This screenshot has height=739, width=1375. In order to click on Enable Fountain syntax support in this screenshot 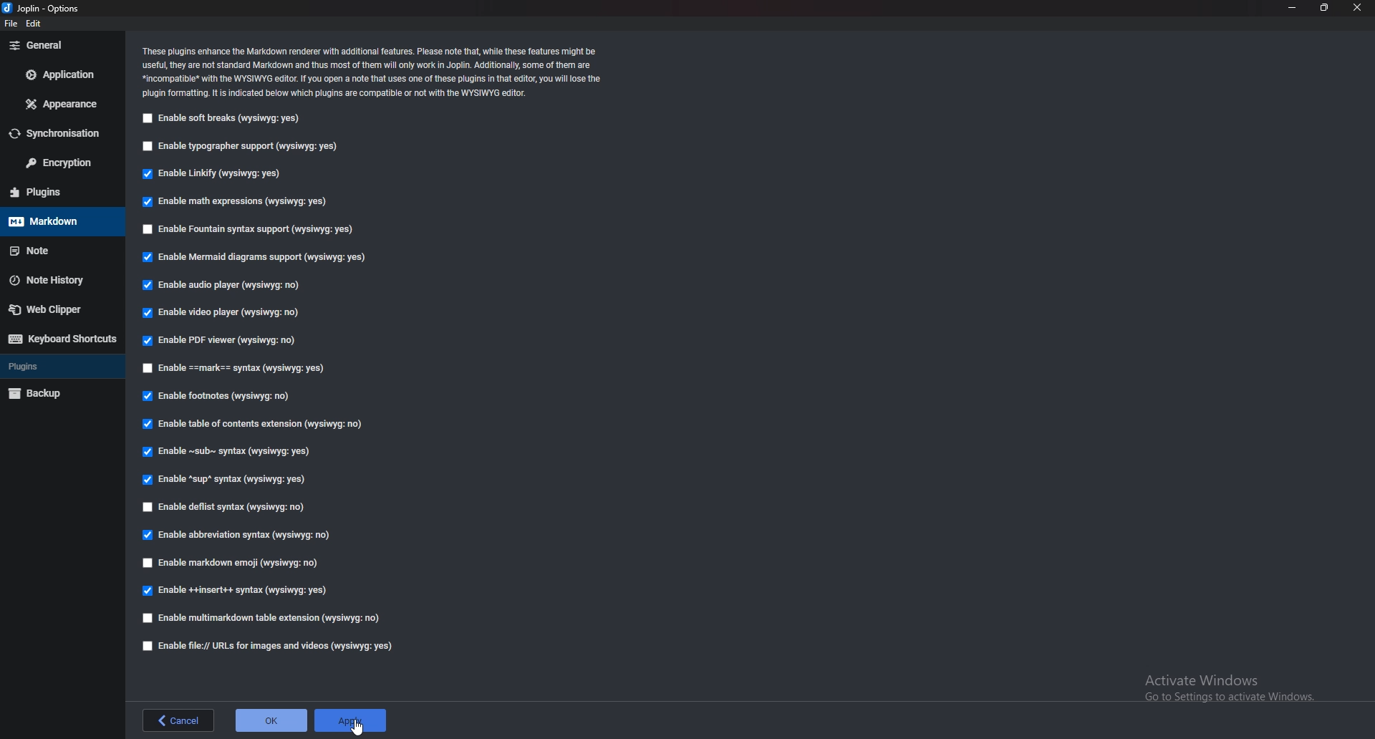, I will do `click(253, 229)`.